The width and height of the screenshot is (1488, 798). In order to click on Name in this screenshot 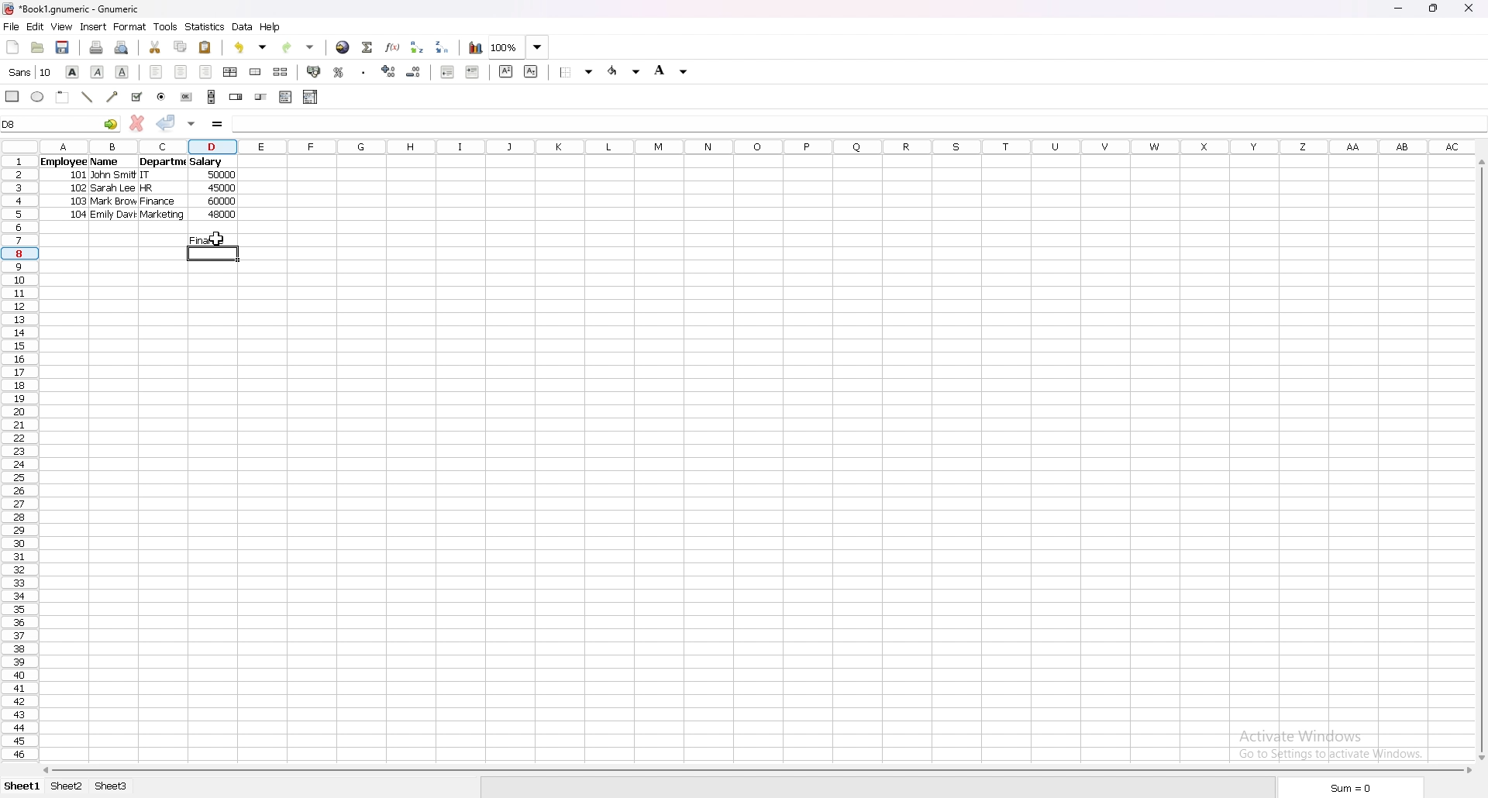, I will do `click(105, 163)`.